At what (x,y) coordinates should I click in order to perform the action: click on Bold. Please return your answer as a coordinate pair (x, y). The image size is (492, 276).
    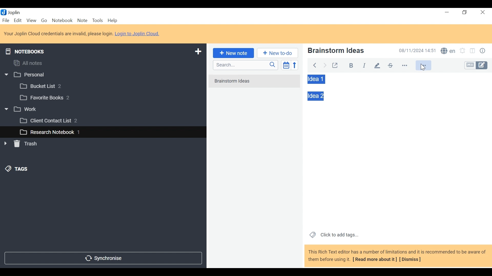
    Looking at the image, I should click on (349, 65).